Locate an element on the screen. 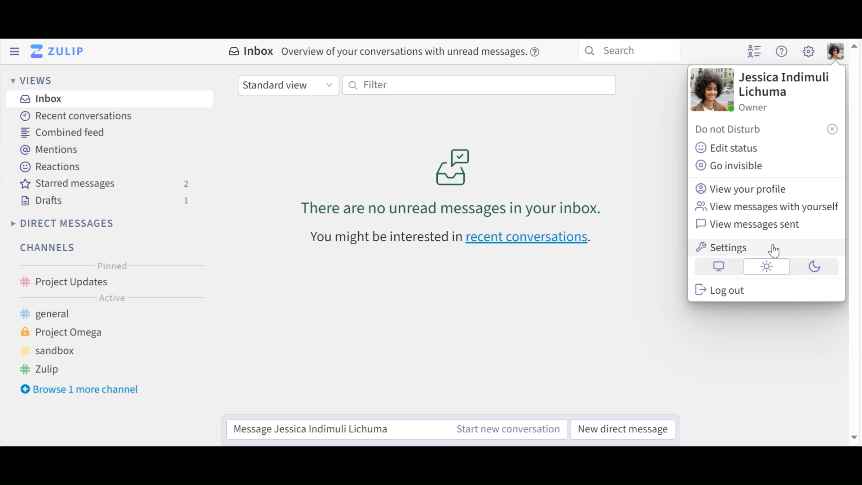 The width and height of the screenshot is (862, 485). Go to Home View is located at coordinates (60, 51).